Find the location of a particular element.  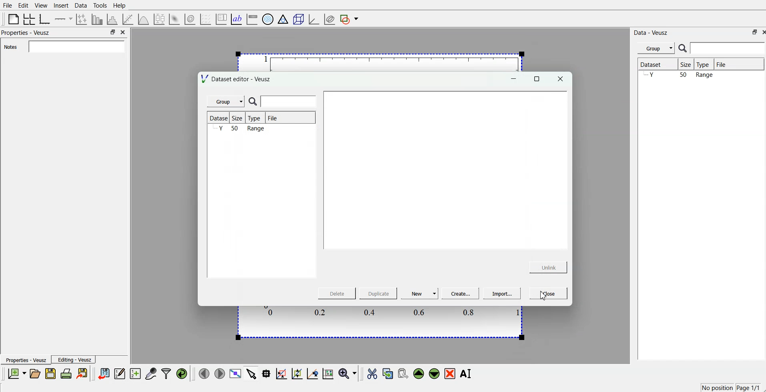

add a shape is located at coordinates (350, 19).